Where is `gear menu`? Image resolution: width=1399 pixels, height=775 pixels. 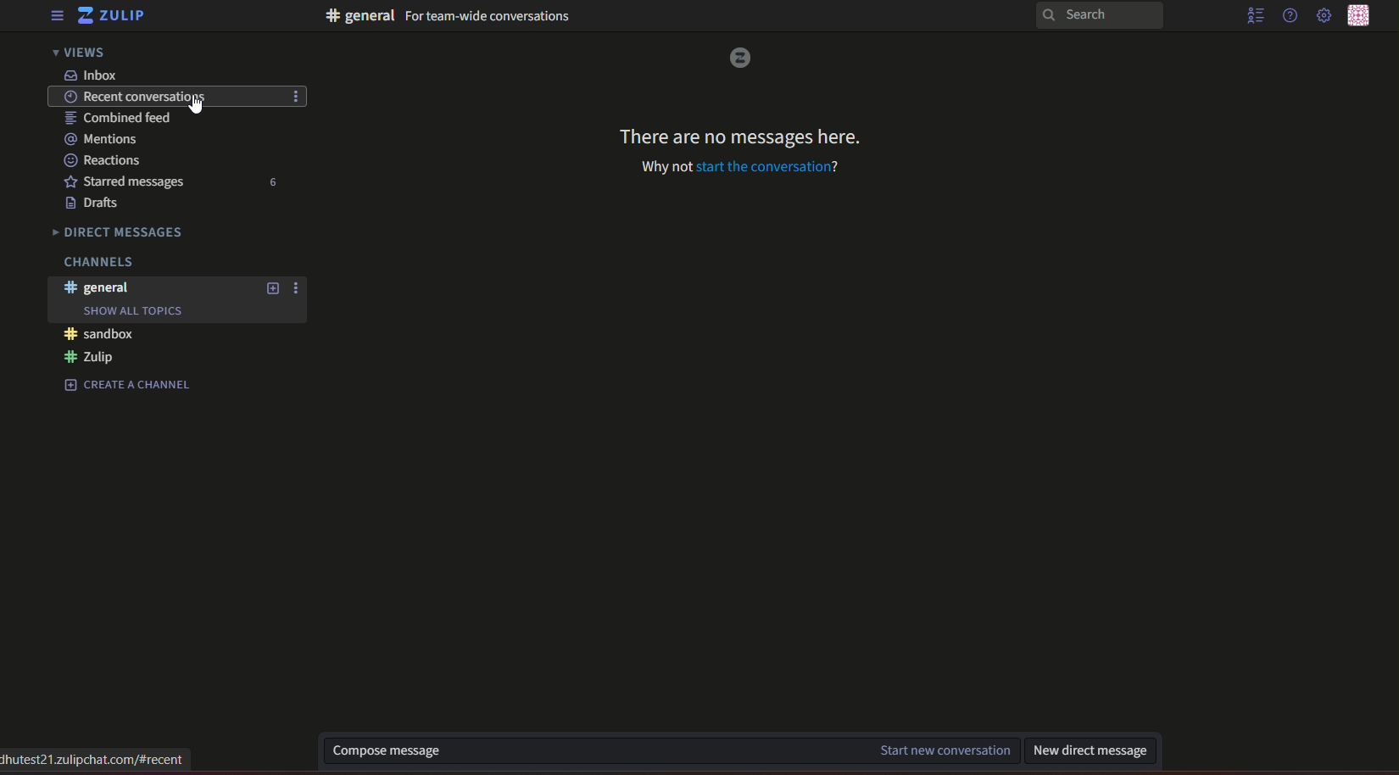 gear menu is located at coordinates (1323, 17).